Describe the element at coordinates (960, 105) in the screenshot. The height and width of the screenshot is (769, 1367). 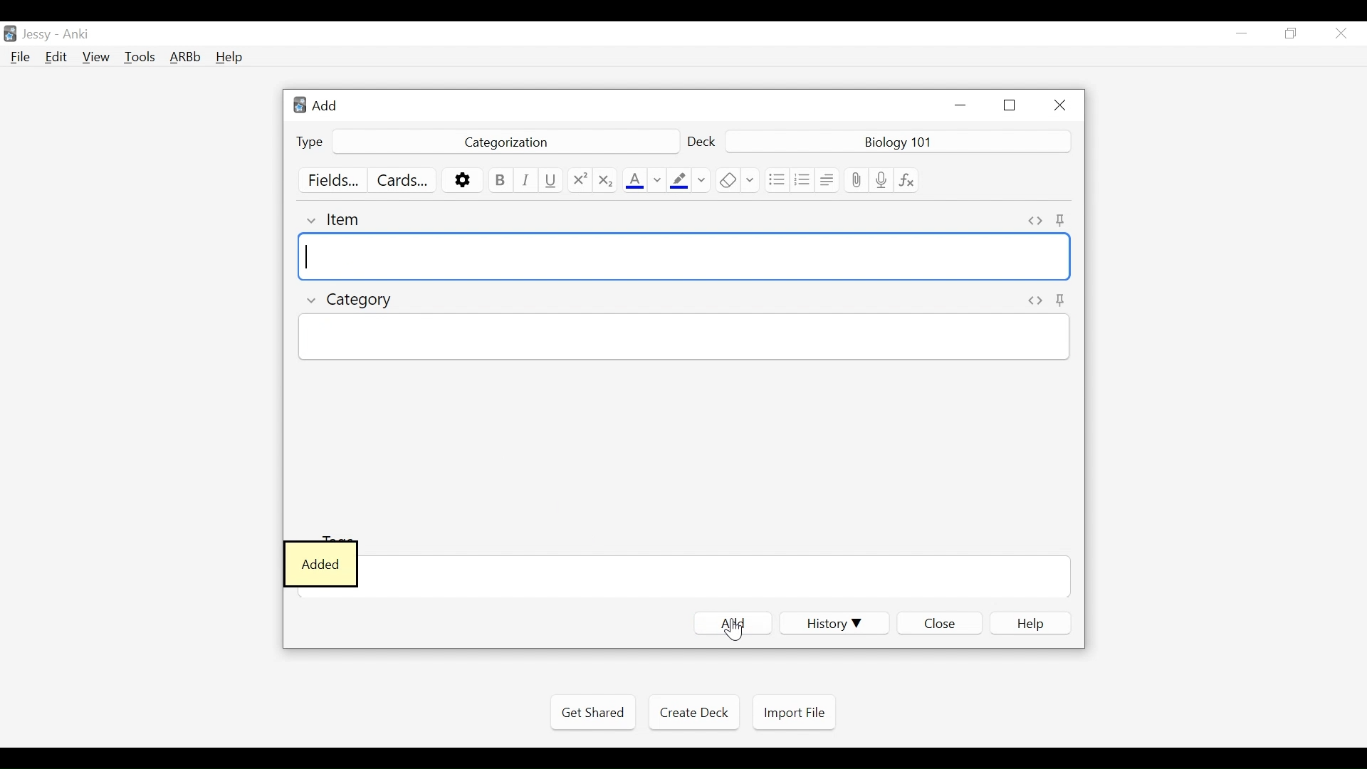
I see `minimize` at that location.